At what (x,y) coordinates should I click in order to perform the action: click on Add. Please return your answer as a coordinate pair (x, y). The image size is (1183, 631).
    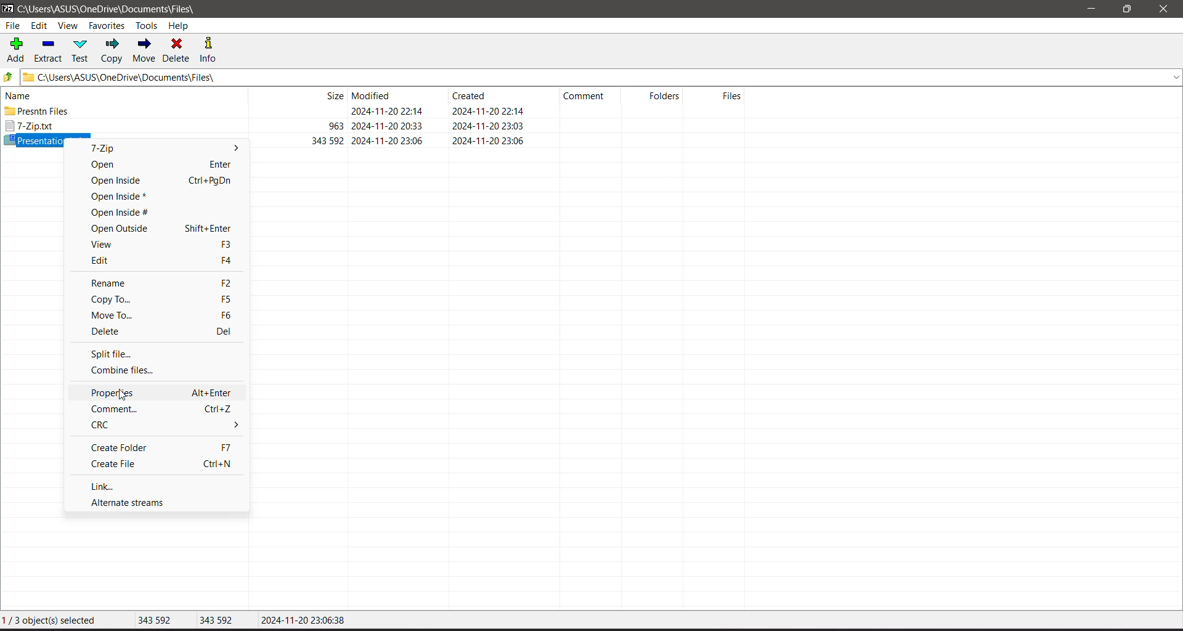
    Looking at the image, I should click on (16, 49).